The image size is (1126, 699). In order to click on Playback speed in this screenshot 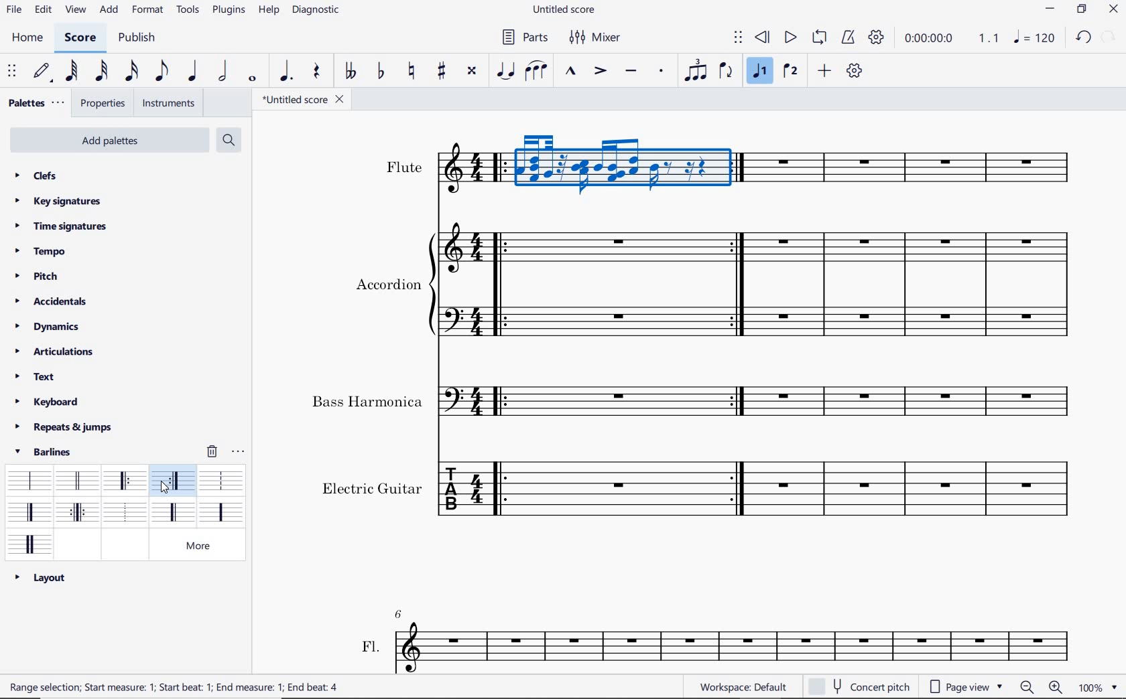, I will do `click(990, 38)`.